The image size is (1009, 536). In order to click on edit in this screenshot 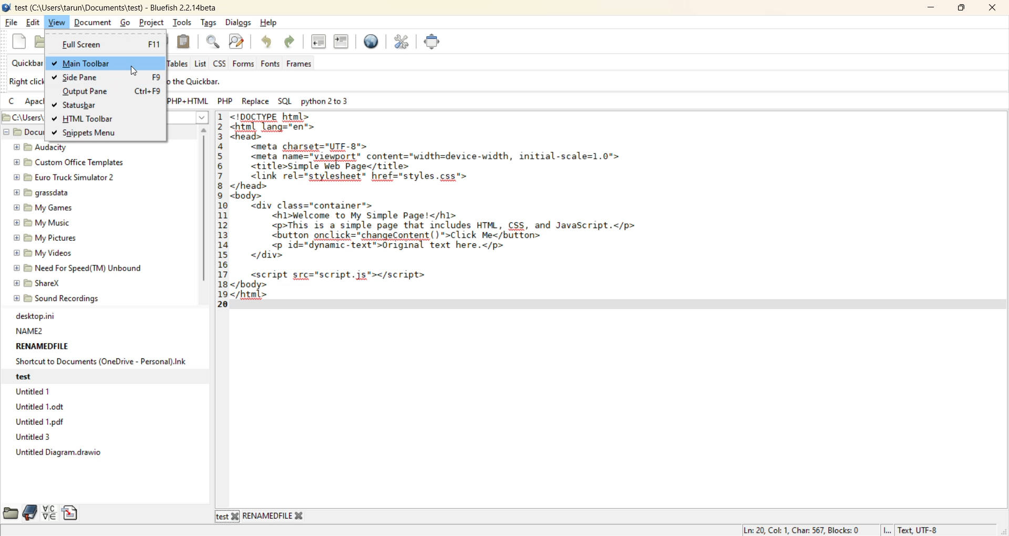, I will do `click(34, 23)`.